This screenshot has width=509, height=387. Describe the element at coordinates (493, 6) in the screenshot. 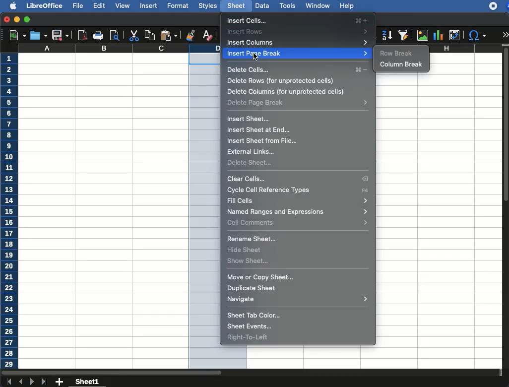

I see `recording - extension` at that location.